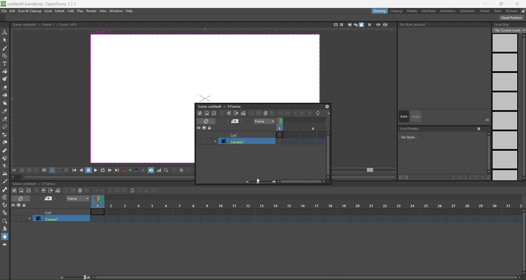  What do you see at coordinates (207, 113) in the screenshot?
I see `new raster level` at bounding box center [207, 113].